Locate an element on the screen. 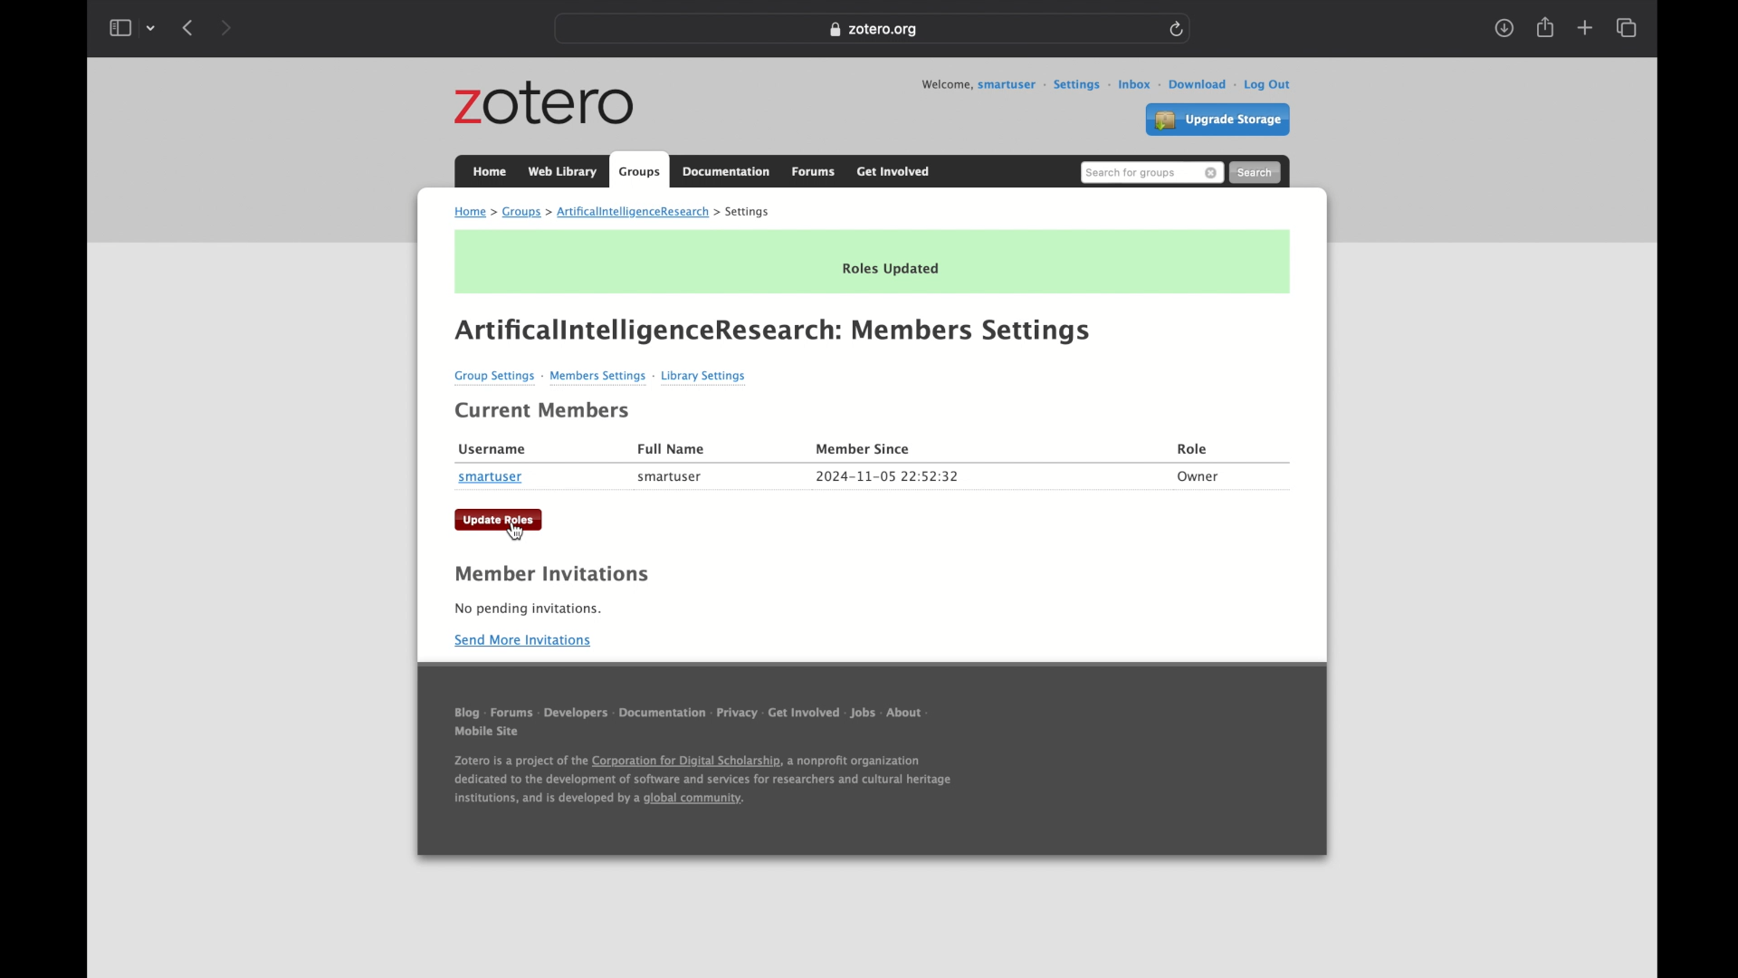 This screenshot has height=978, width=1738. send more invitations is located at coordinates (524, 641).